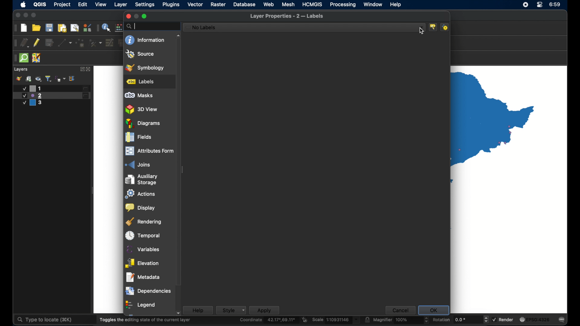  I want to click on rendering, so click(144, 222).